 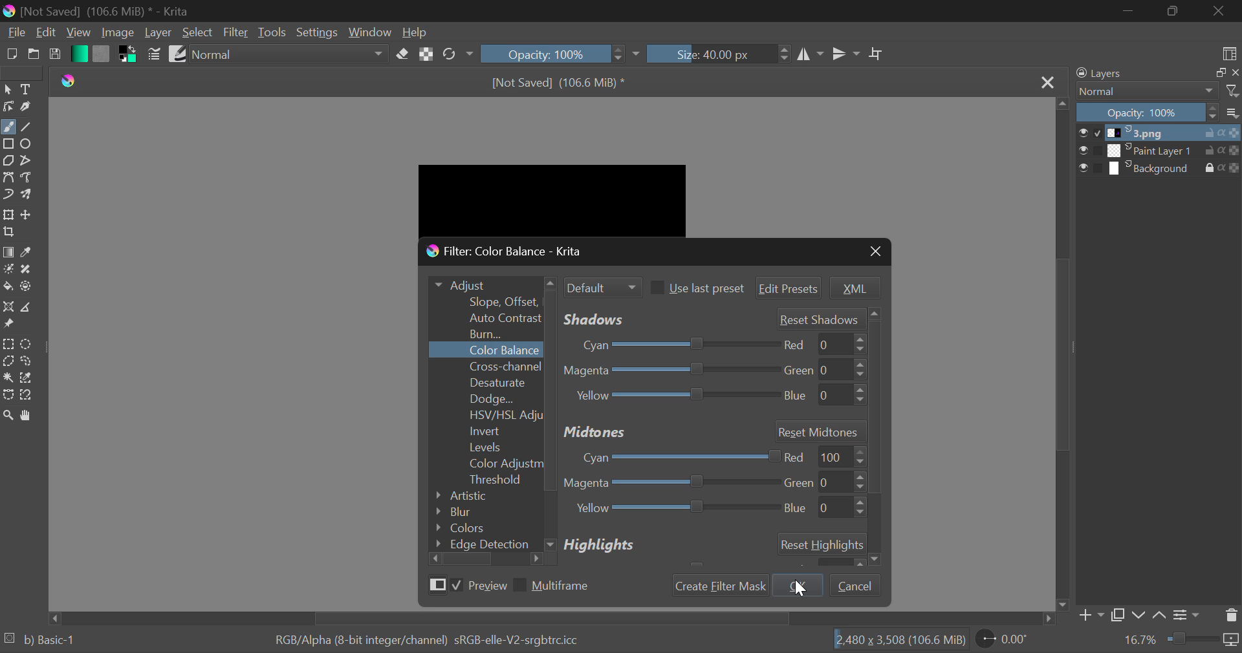 I want to click on Settings, so click(x=318, y=32).